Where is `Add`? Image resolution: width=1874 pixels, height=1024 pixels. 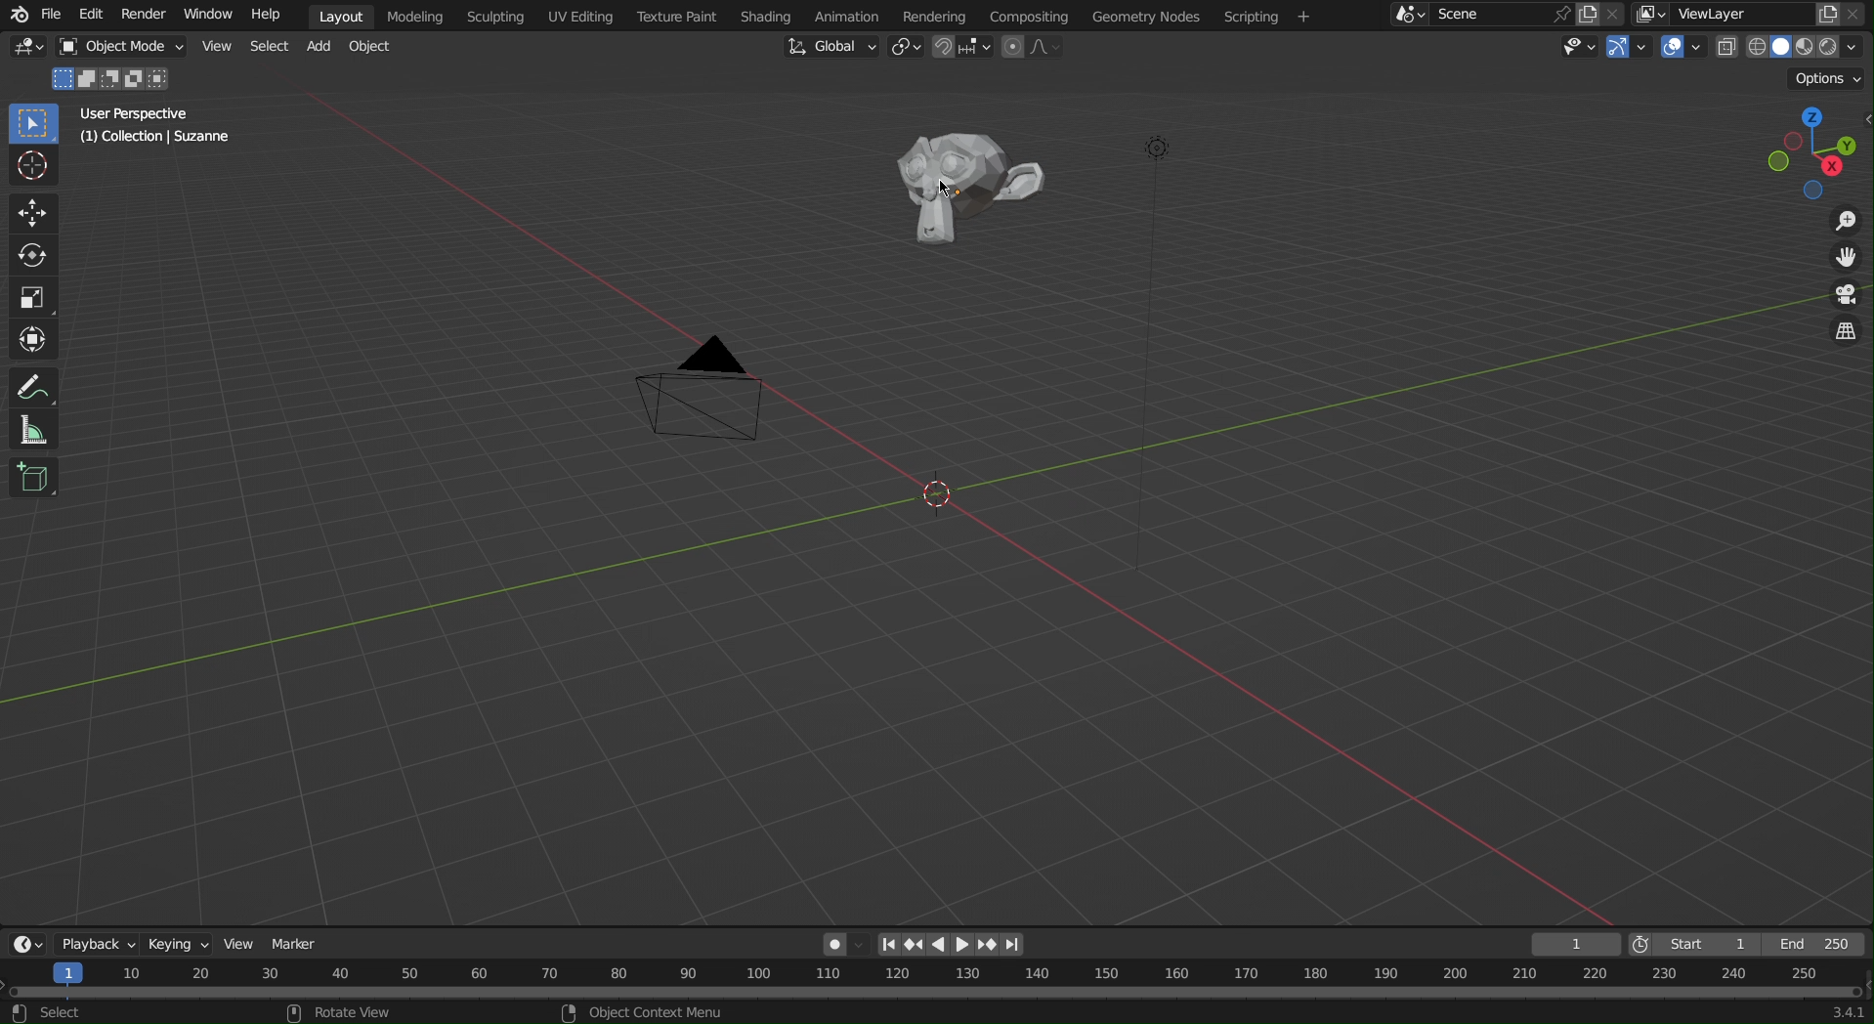 Add is located at coordinates (320, 53).